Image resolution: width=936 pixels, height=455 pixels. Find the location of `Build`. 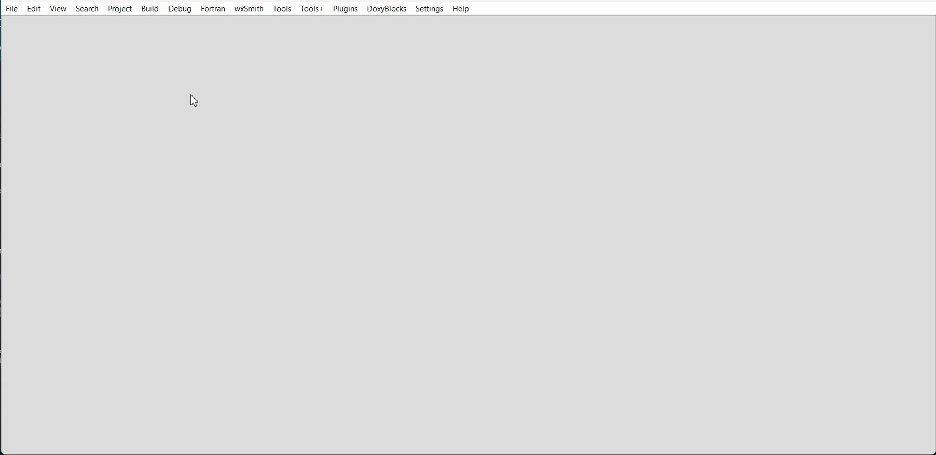

Build is located at coordinates (150, 9).